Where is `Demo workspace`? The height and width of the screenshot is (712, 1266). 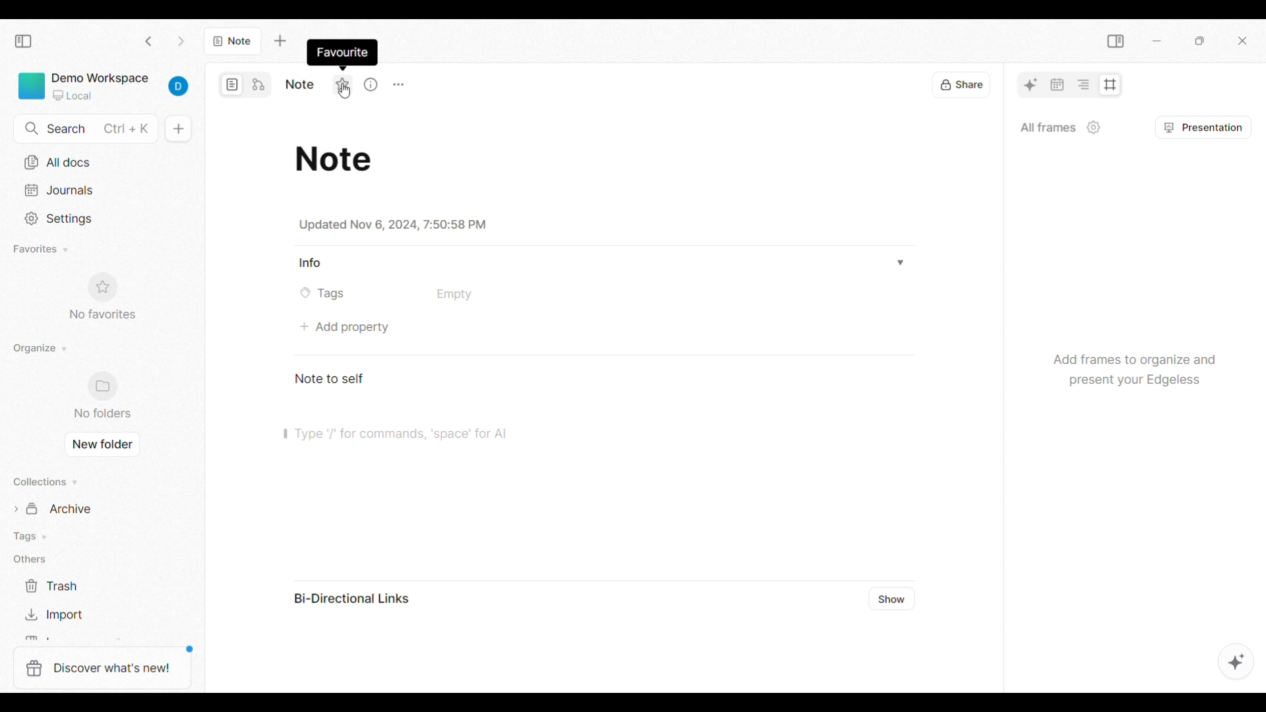 Demo workspace is located at coordinates (107, 86).